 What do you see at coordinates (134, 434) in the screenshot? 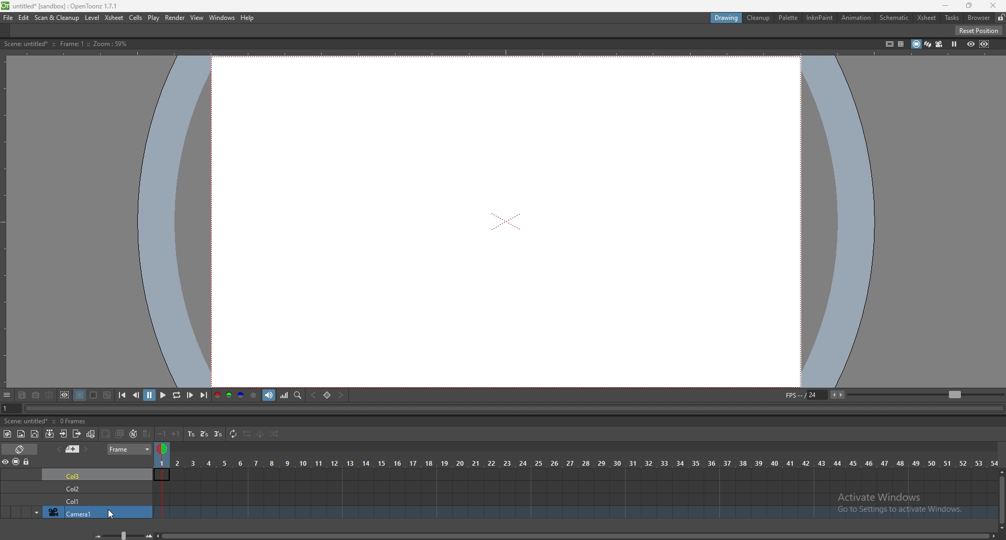
I see `auto input cell number` at bounding box center [134, 434].